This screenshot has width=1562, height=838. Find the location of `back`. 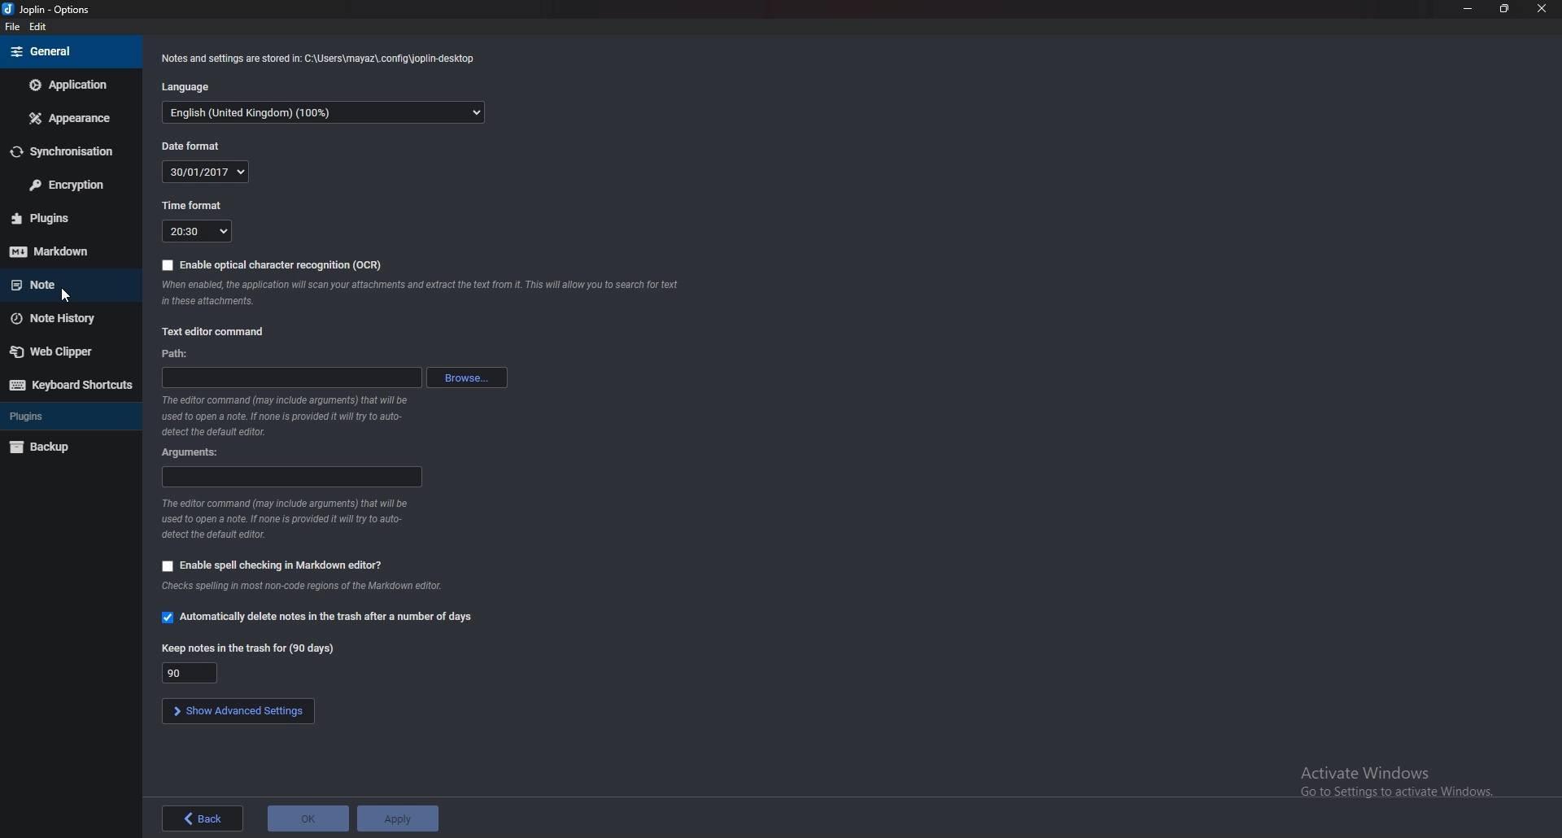

back is located at coordinates (203, 818).